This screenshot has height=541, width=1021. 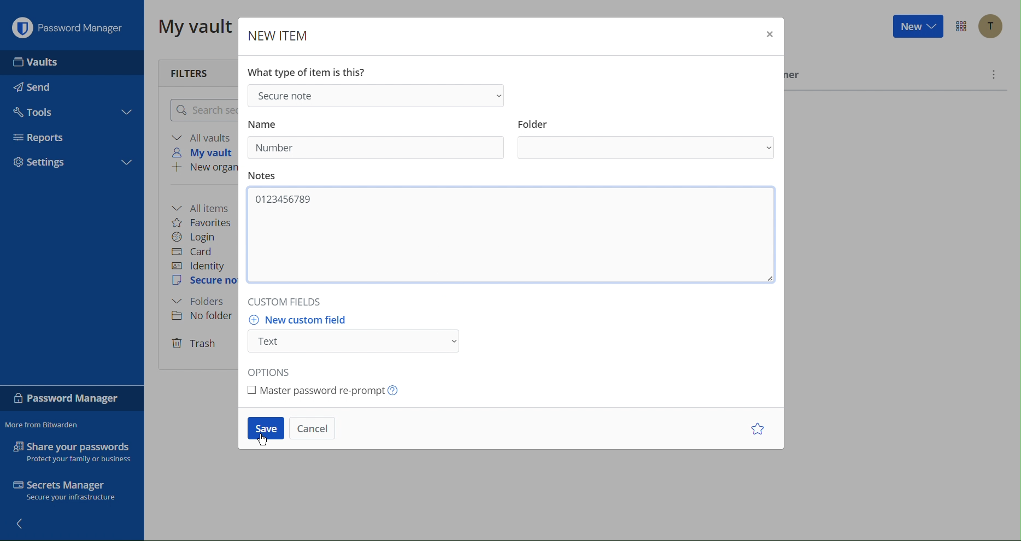 What do you see at coordinates (202, 110) in the screenshot?
I see `Search logins` at bounding box center [202, 110].